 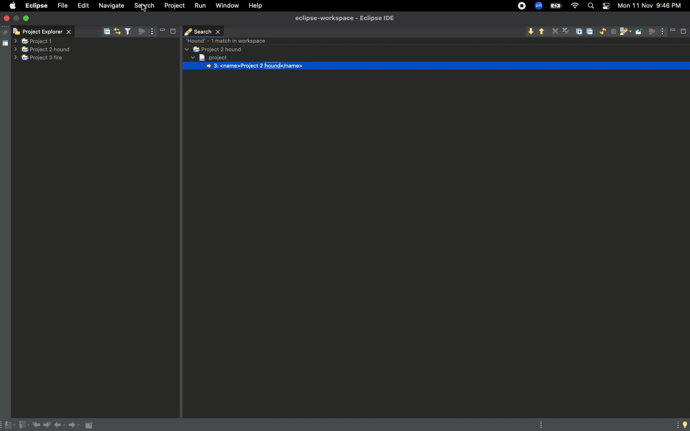 I want to click on minimise, so click(x=673, y=30).